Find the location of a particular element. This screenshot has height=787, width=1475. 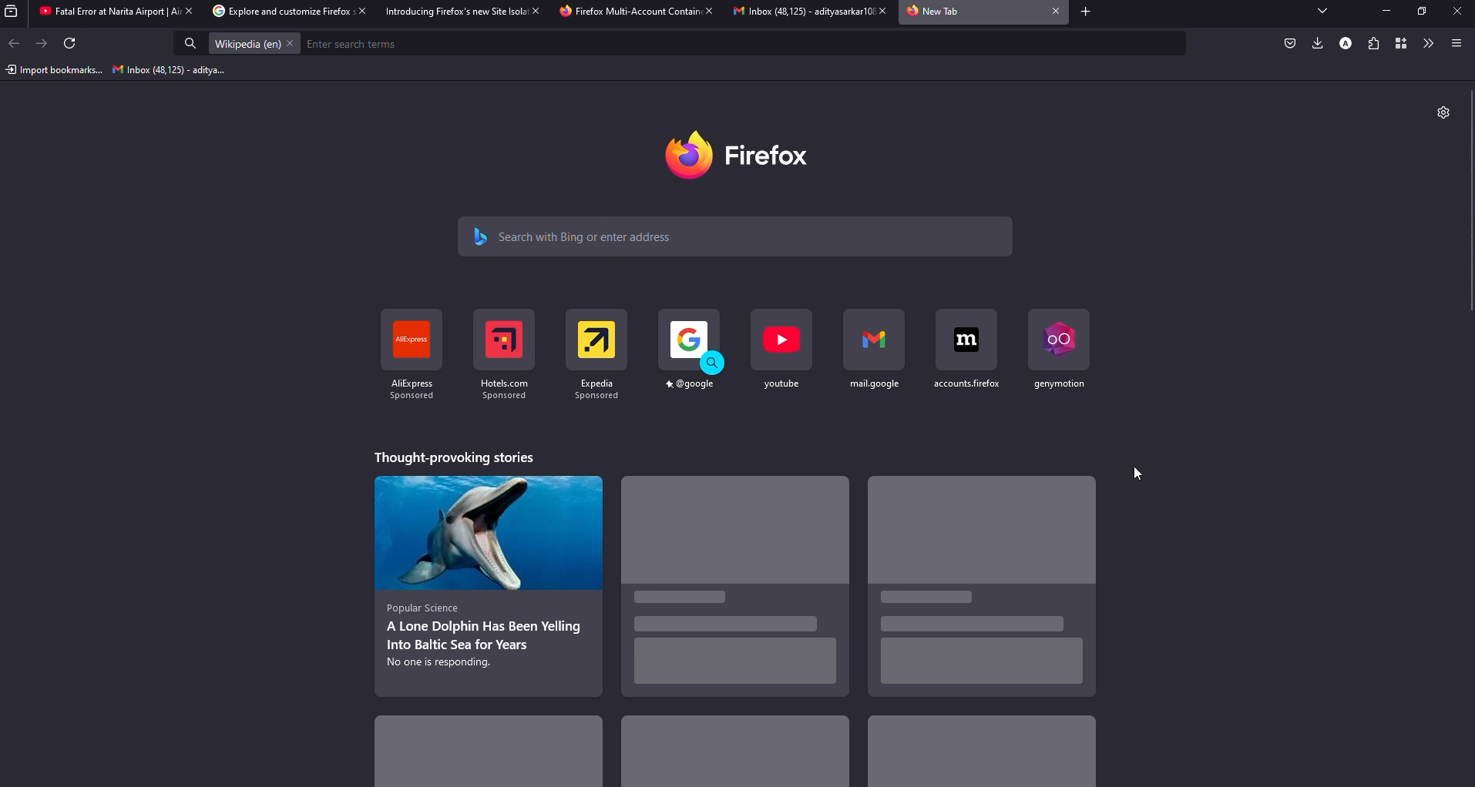

shortcut is located at coordinates (1057, 348).